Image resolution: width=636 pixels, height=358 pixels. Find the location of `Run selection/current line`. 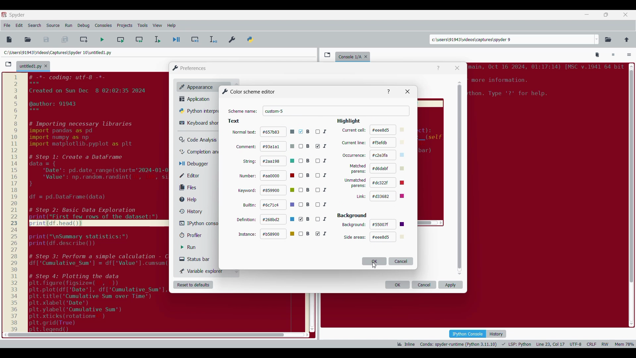

Run selection/current line is located at coordinates (157, 39).